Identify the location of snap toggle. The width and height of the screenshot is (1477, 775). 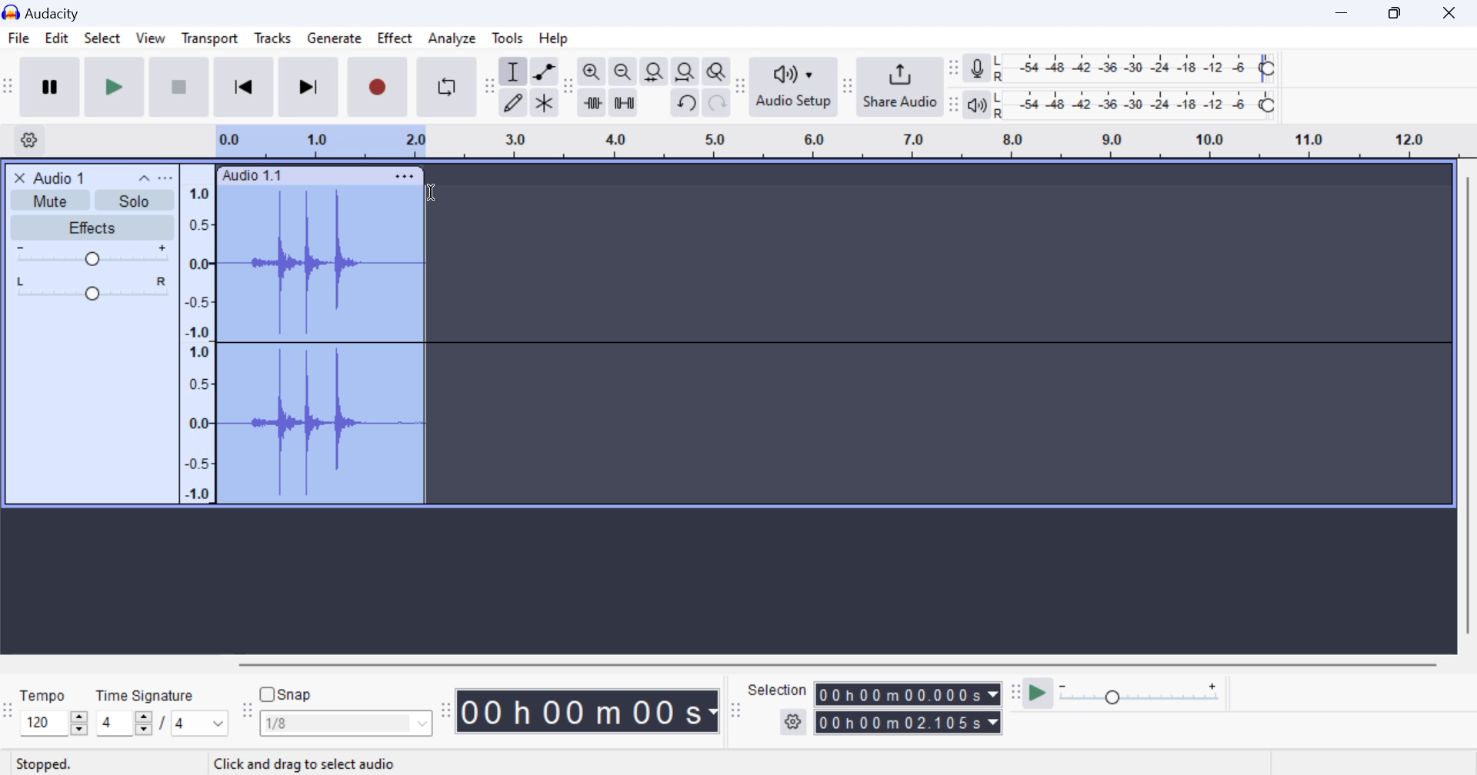
(294, 694).